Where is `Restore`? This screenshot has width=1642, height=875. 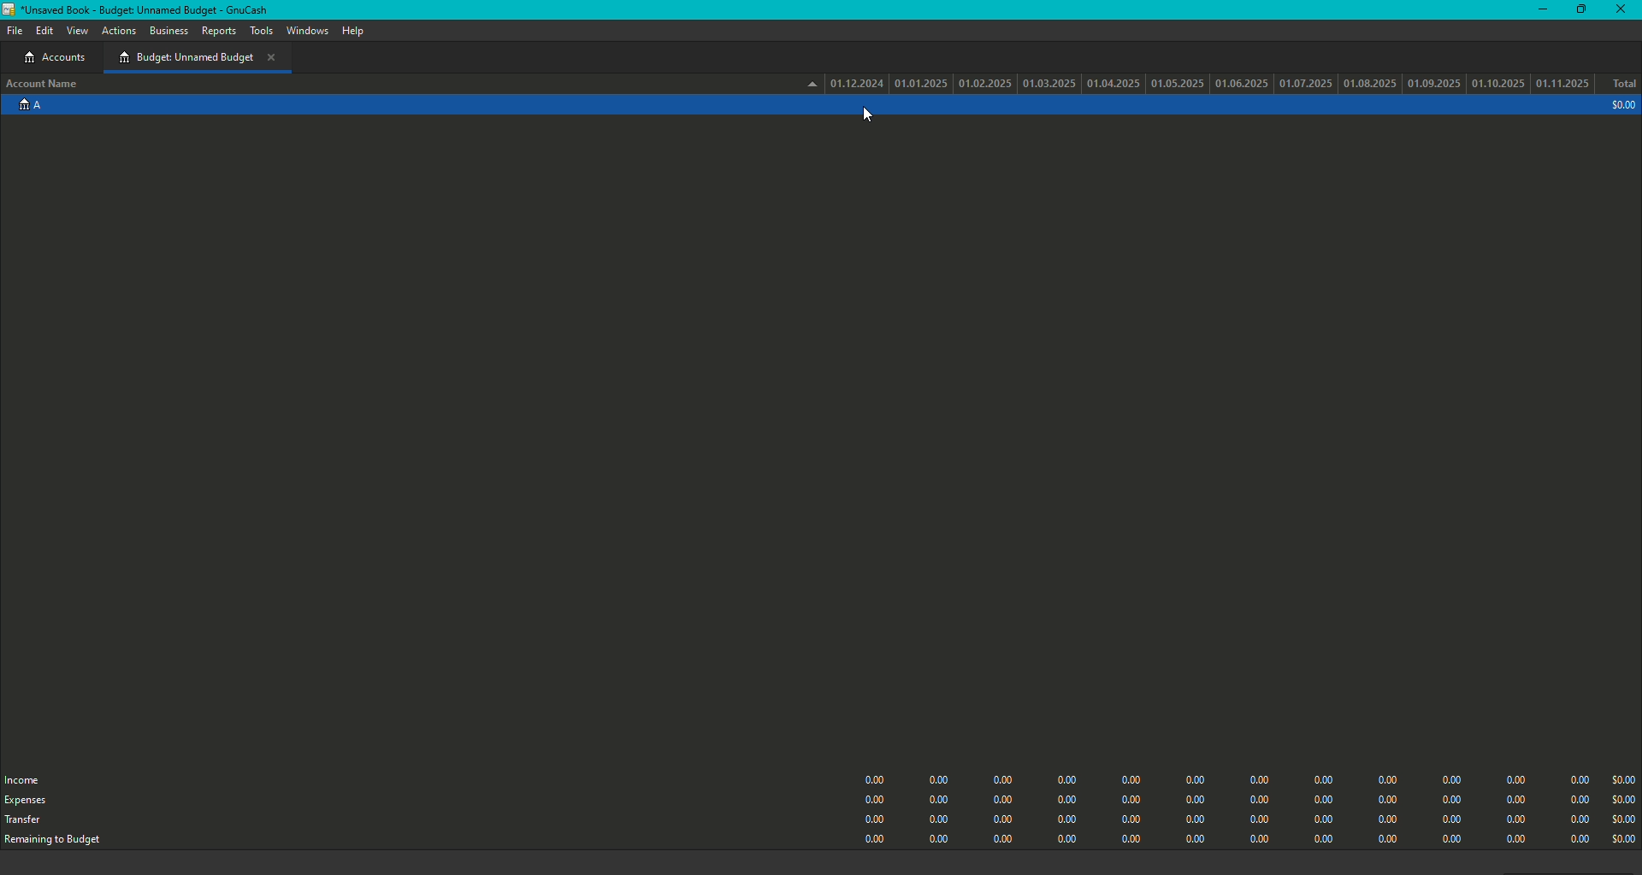 Restore is located at coordinates (1579, 10).